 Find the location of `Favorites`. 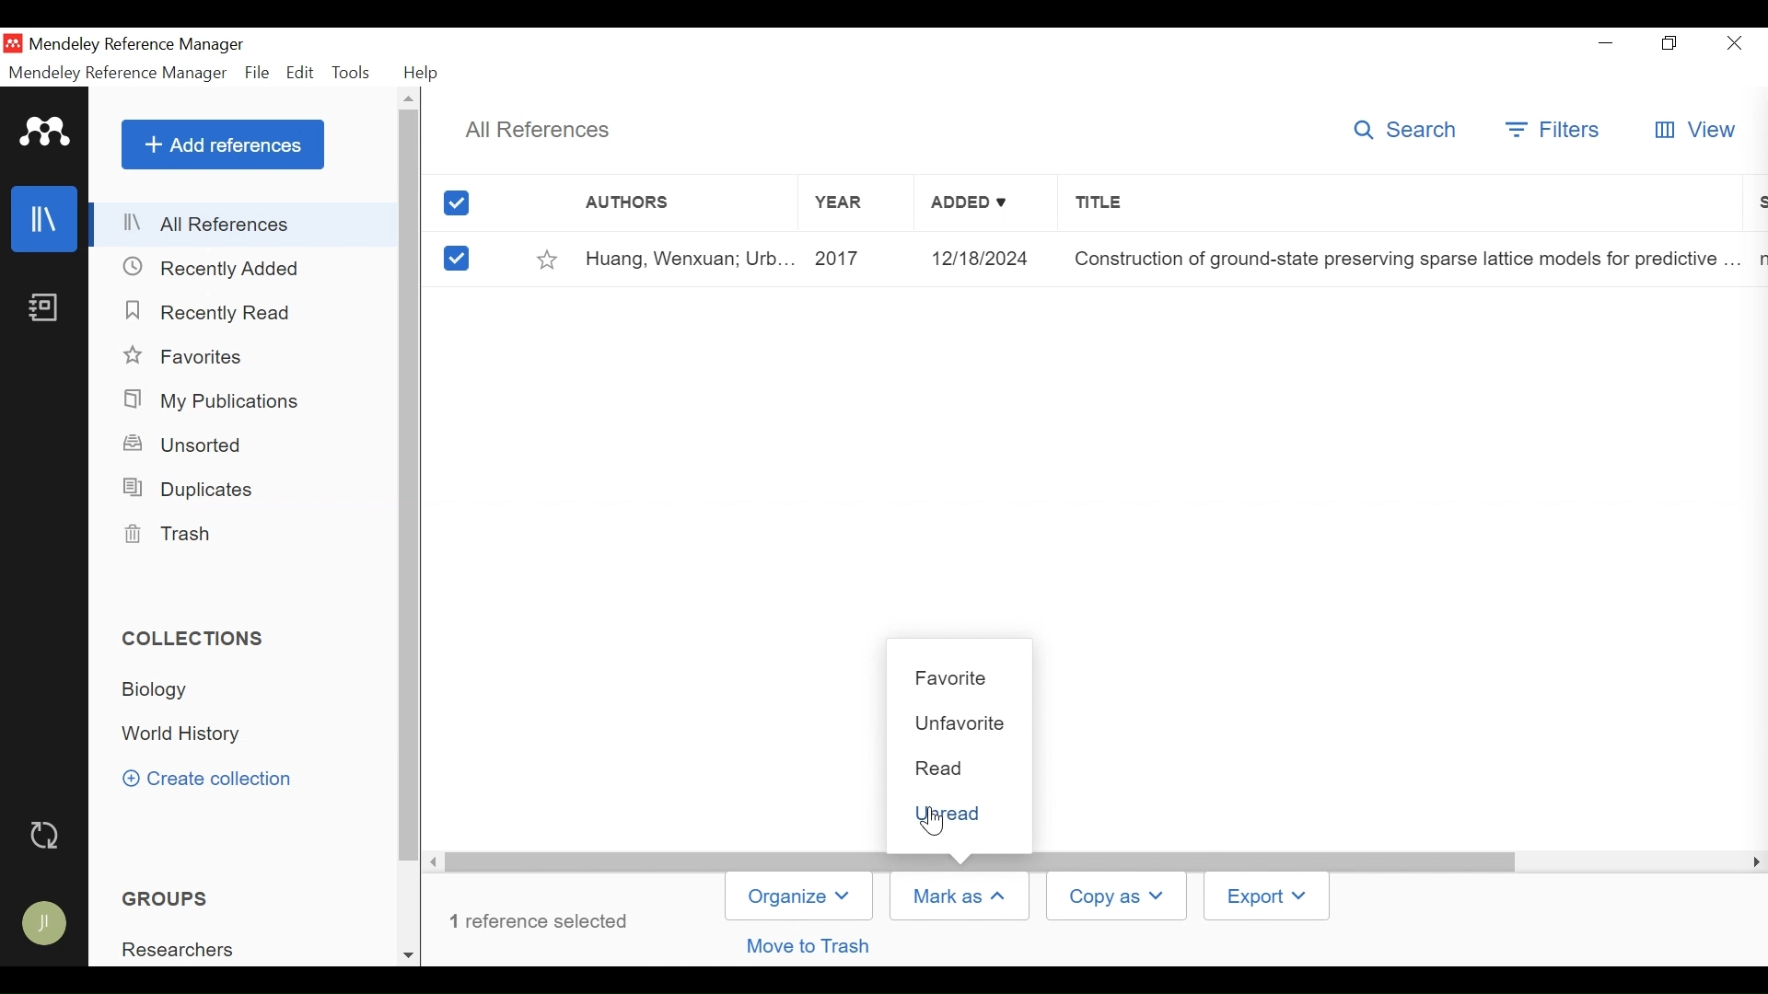

Favorites is located at coordinates (190, 355).